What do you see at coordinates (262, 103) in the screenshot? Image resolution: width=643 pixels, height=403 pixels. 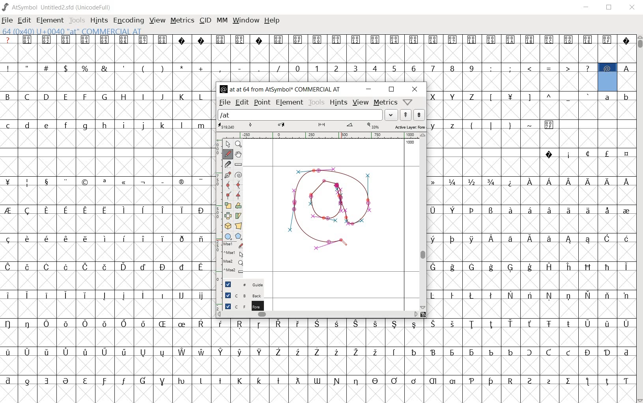 I see `point` at bounding box center [262, 103].